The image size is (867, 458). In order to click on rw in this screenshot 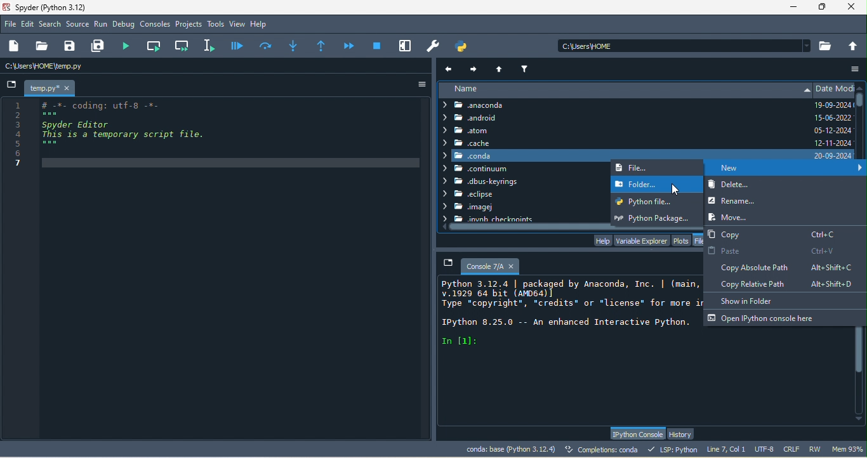, I will do `click(816, 449)`.